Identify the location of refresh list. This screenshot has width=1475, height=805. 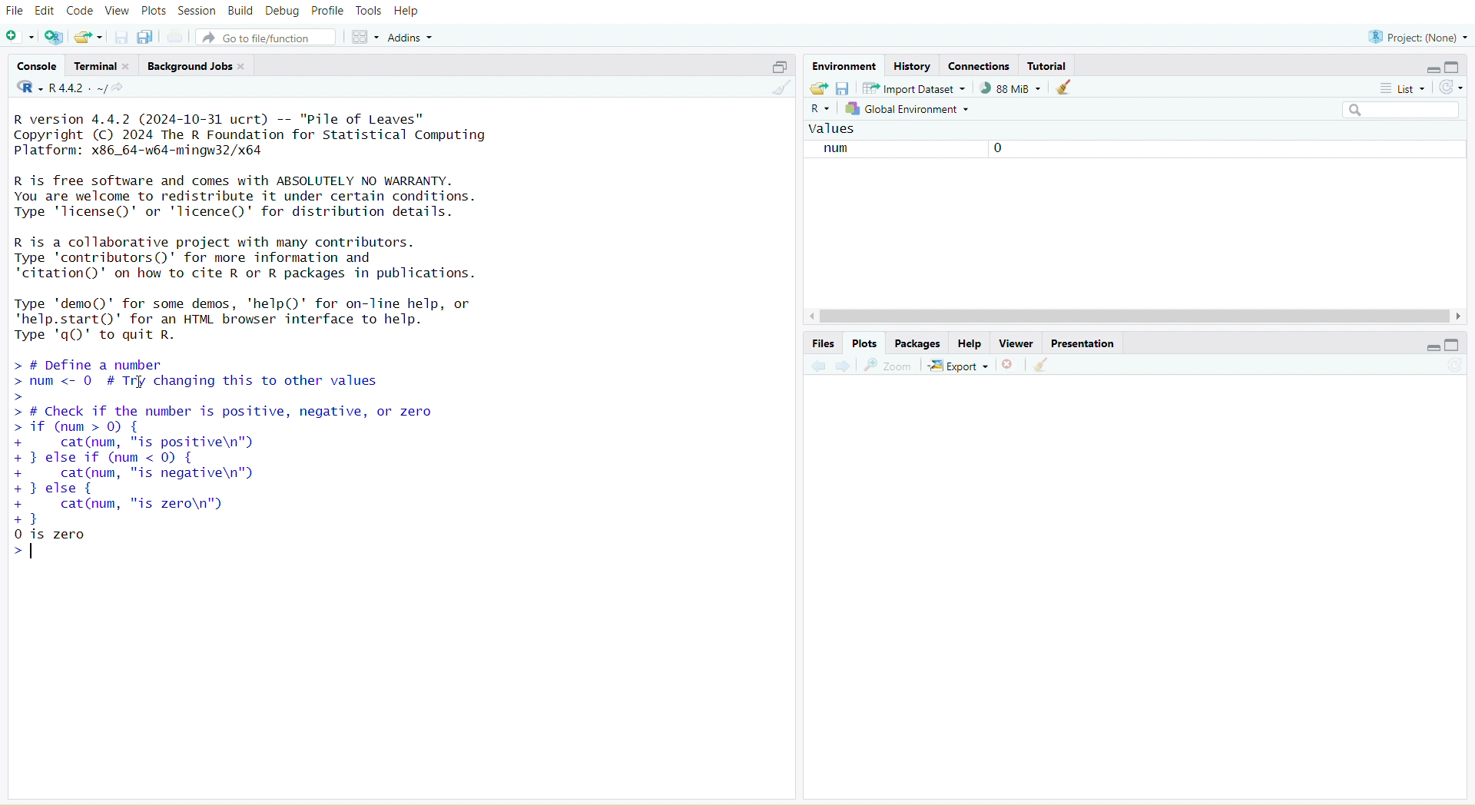
(1450, 88).